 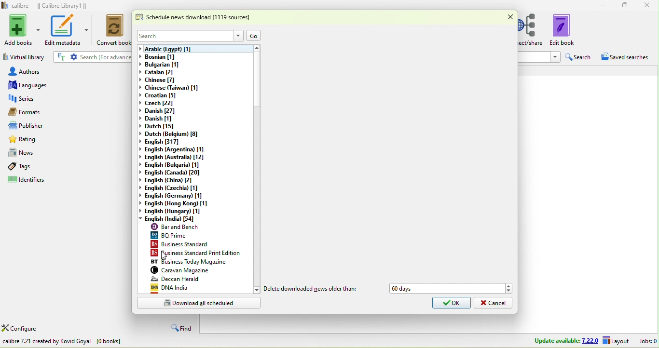 What do you see at coordinates (113, 30) in the screenshot?
I see `convert books` at bounding box center [113, 30].